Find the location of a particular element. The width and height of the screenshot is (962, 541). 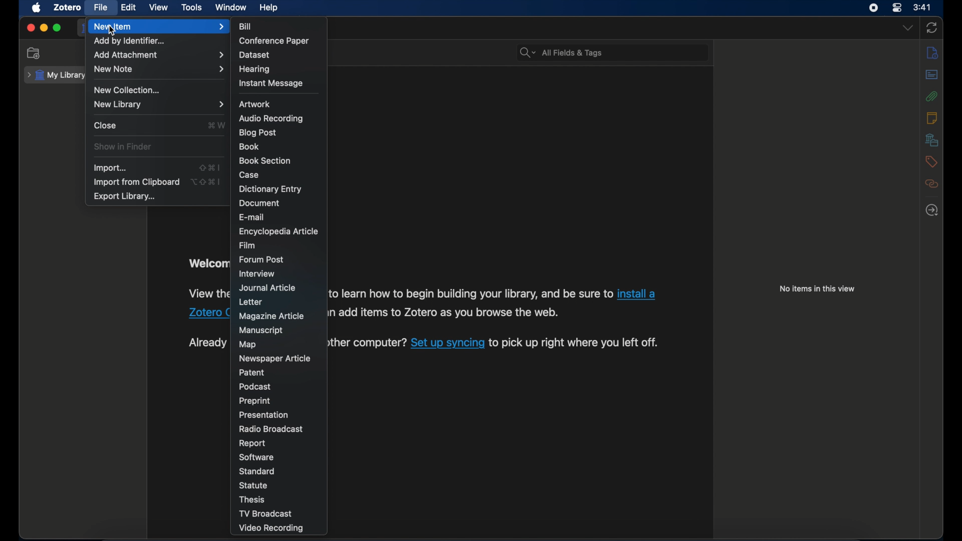

tv broadcast is located at coordinates (265, 513).